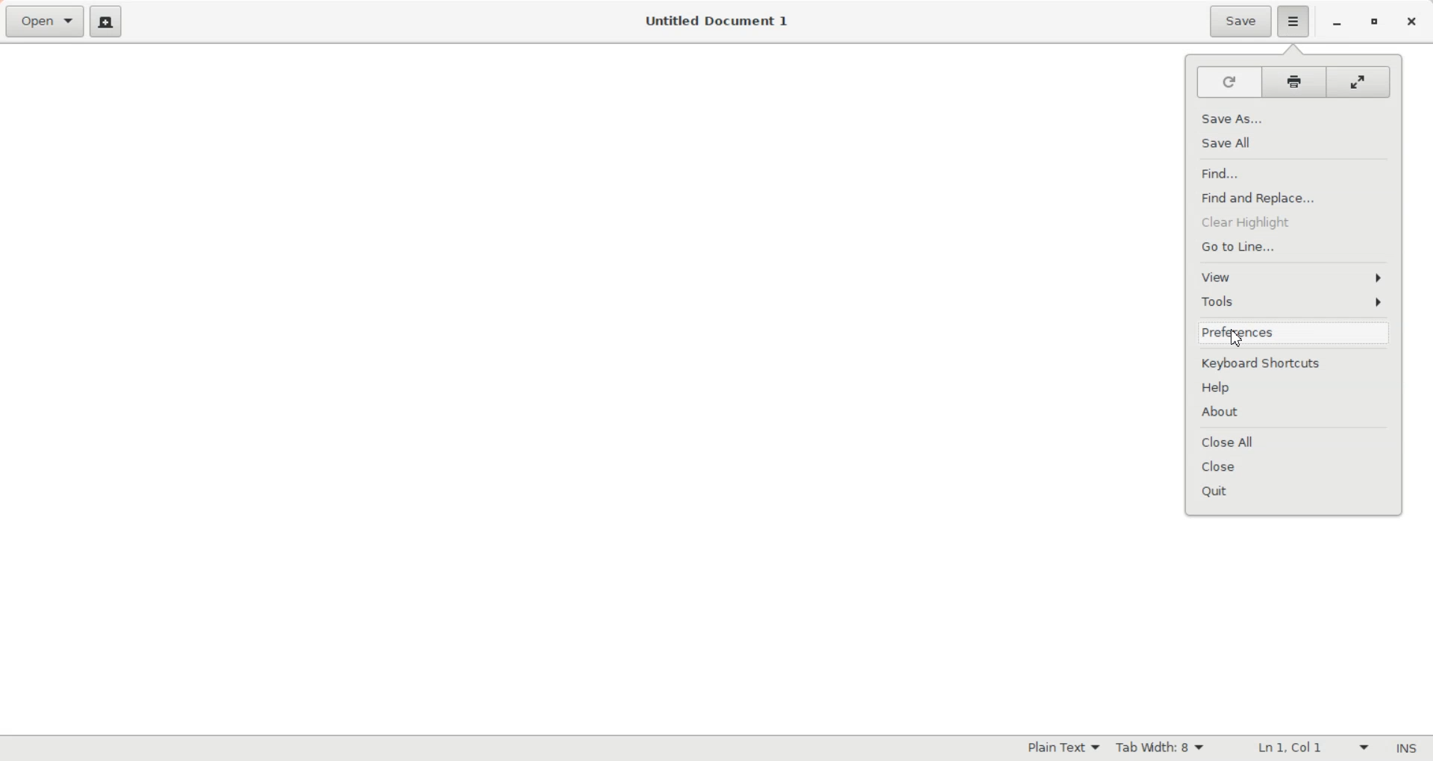 The width and height of the screenshot is (1433, 761). What do you see at coordinates (105, 21) in the screenshot?
I see `Create a new document` at bounding box center [105, 21].